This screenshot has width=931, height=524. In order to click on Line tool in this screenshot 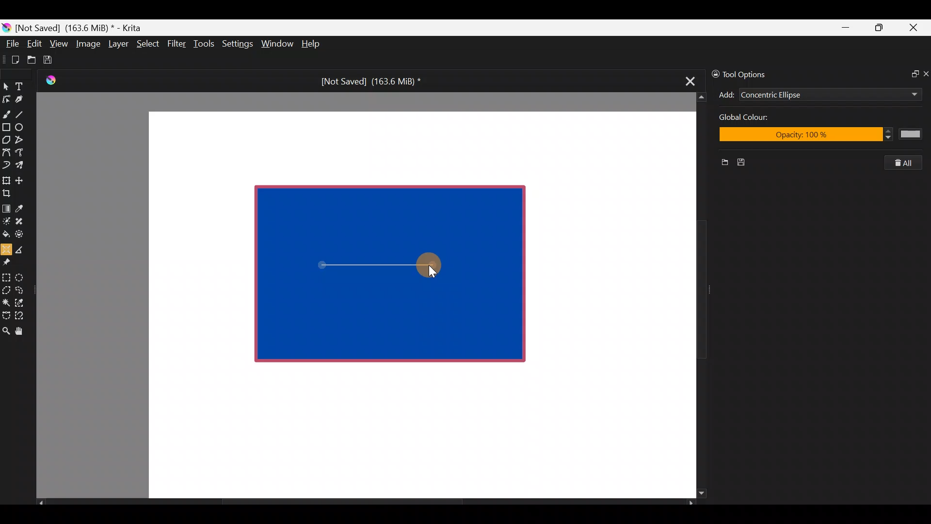, I will do `click(26, 114)`.